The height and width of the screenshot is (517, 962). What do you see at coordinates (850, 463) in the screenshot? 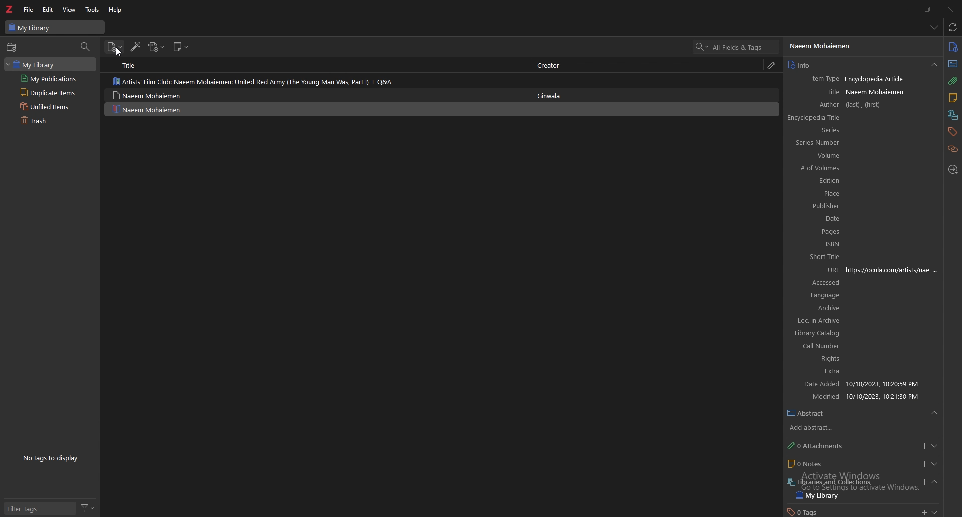
I see `notes` at bounding box center [850, 463].